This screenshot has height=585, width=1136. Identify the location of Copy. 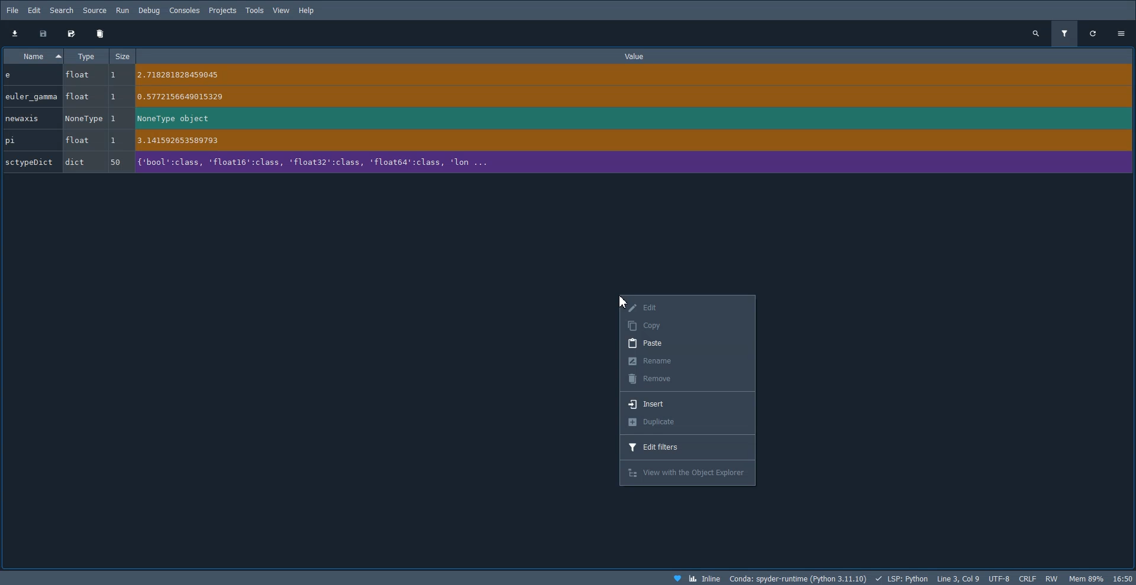
(687, 326).